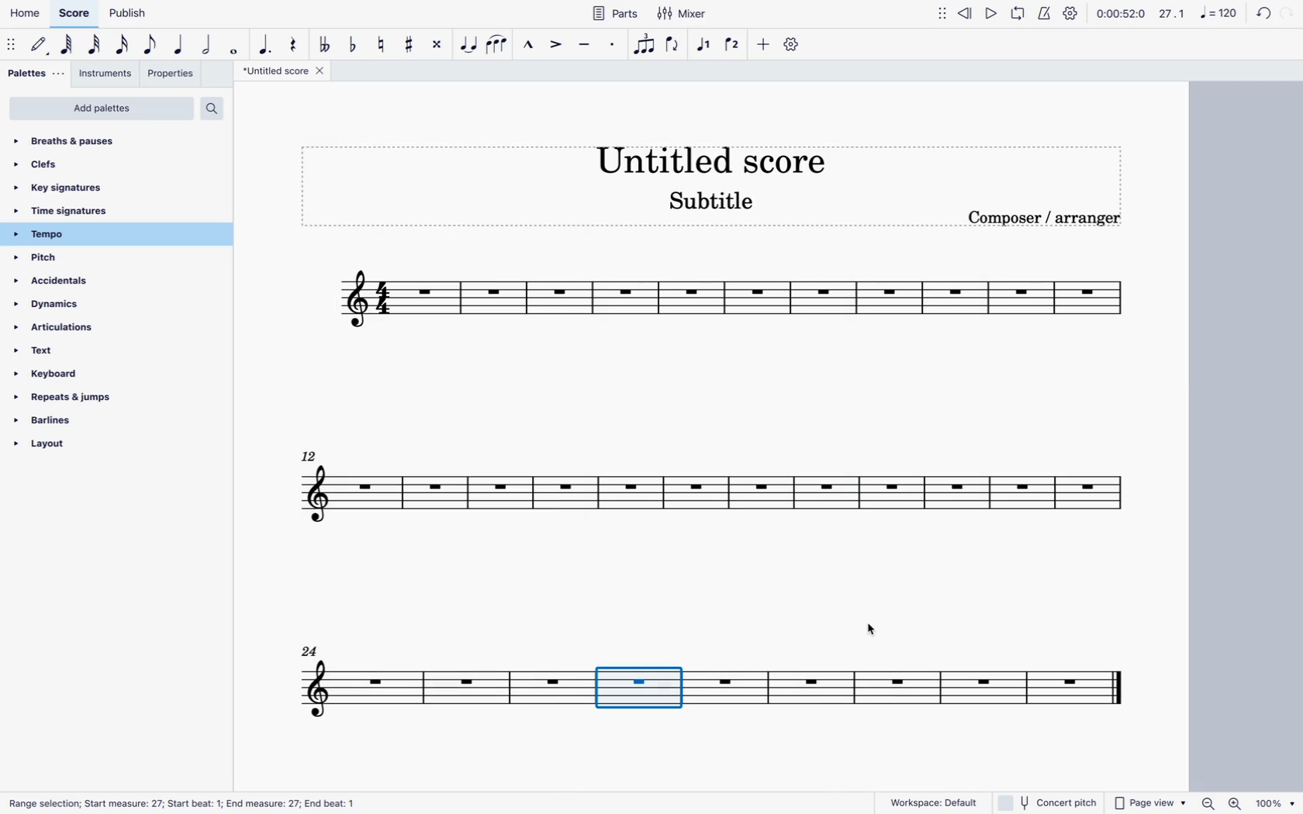 The width and height of the screenshot is (1303, 814). I want to click on workspace, so click(935, 802).